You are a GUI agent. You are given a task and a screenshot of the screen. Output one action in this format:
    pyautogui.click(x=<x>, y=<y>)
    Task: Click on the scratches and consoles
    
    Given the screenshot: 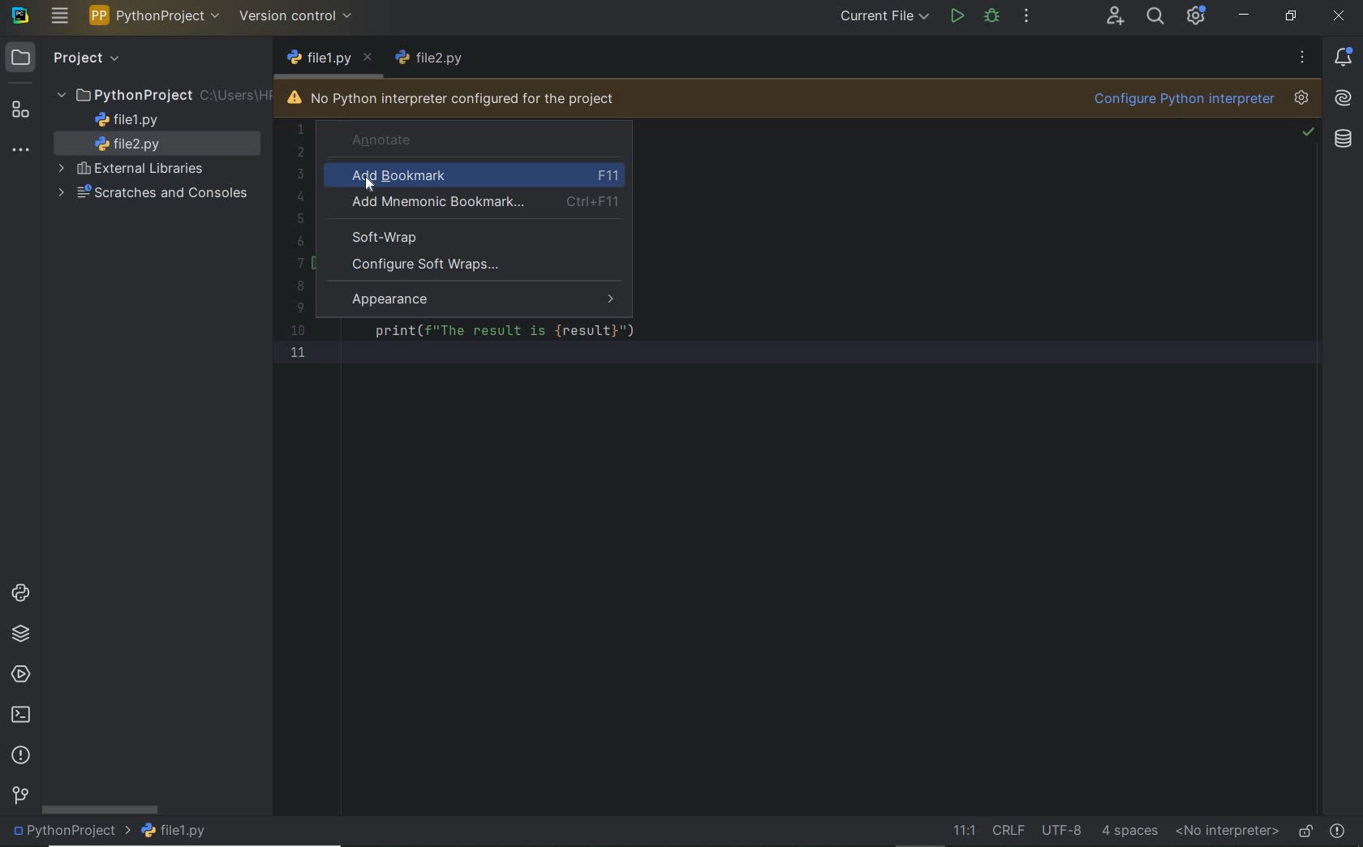 What is the action you would take?
    pyautogui.click(x=156, y=194)
    